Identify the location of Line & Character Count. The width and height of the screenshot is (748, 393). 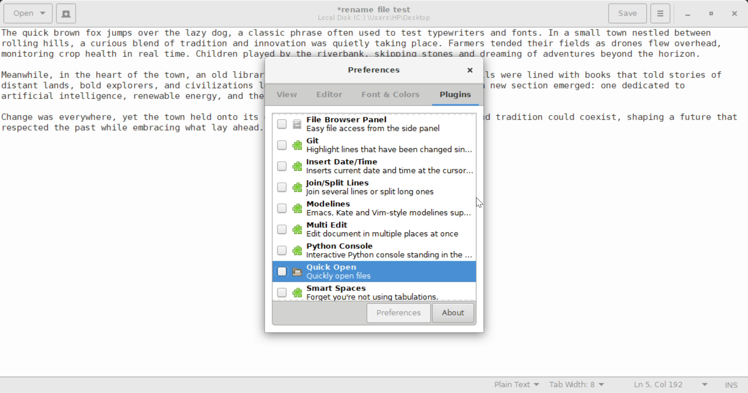
(671, 386).